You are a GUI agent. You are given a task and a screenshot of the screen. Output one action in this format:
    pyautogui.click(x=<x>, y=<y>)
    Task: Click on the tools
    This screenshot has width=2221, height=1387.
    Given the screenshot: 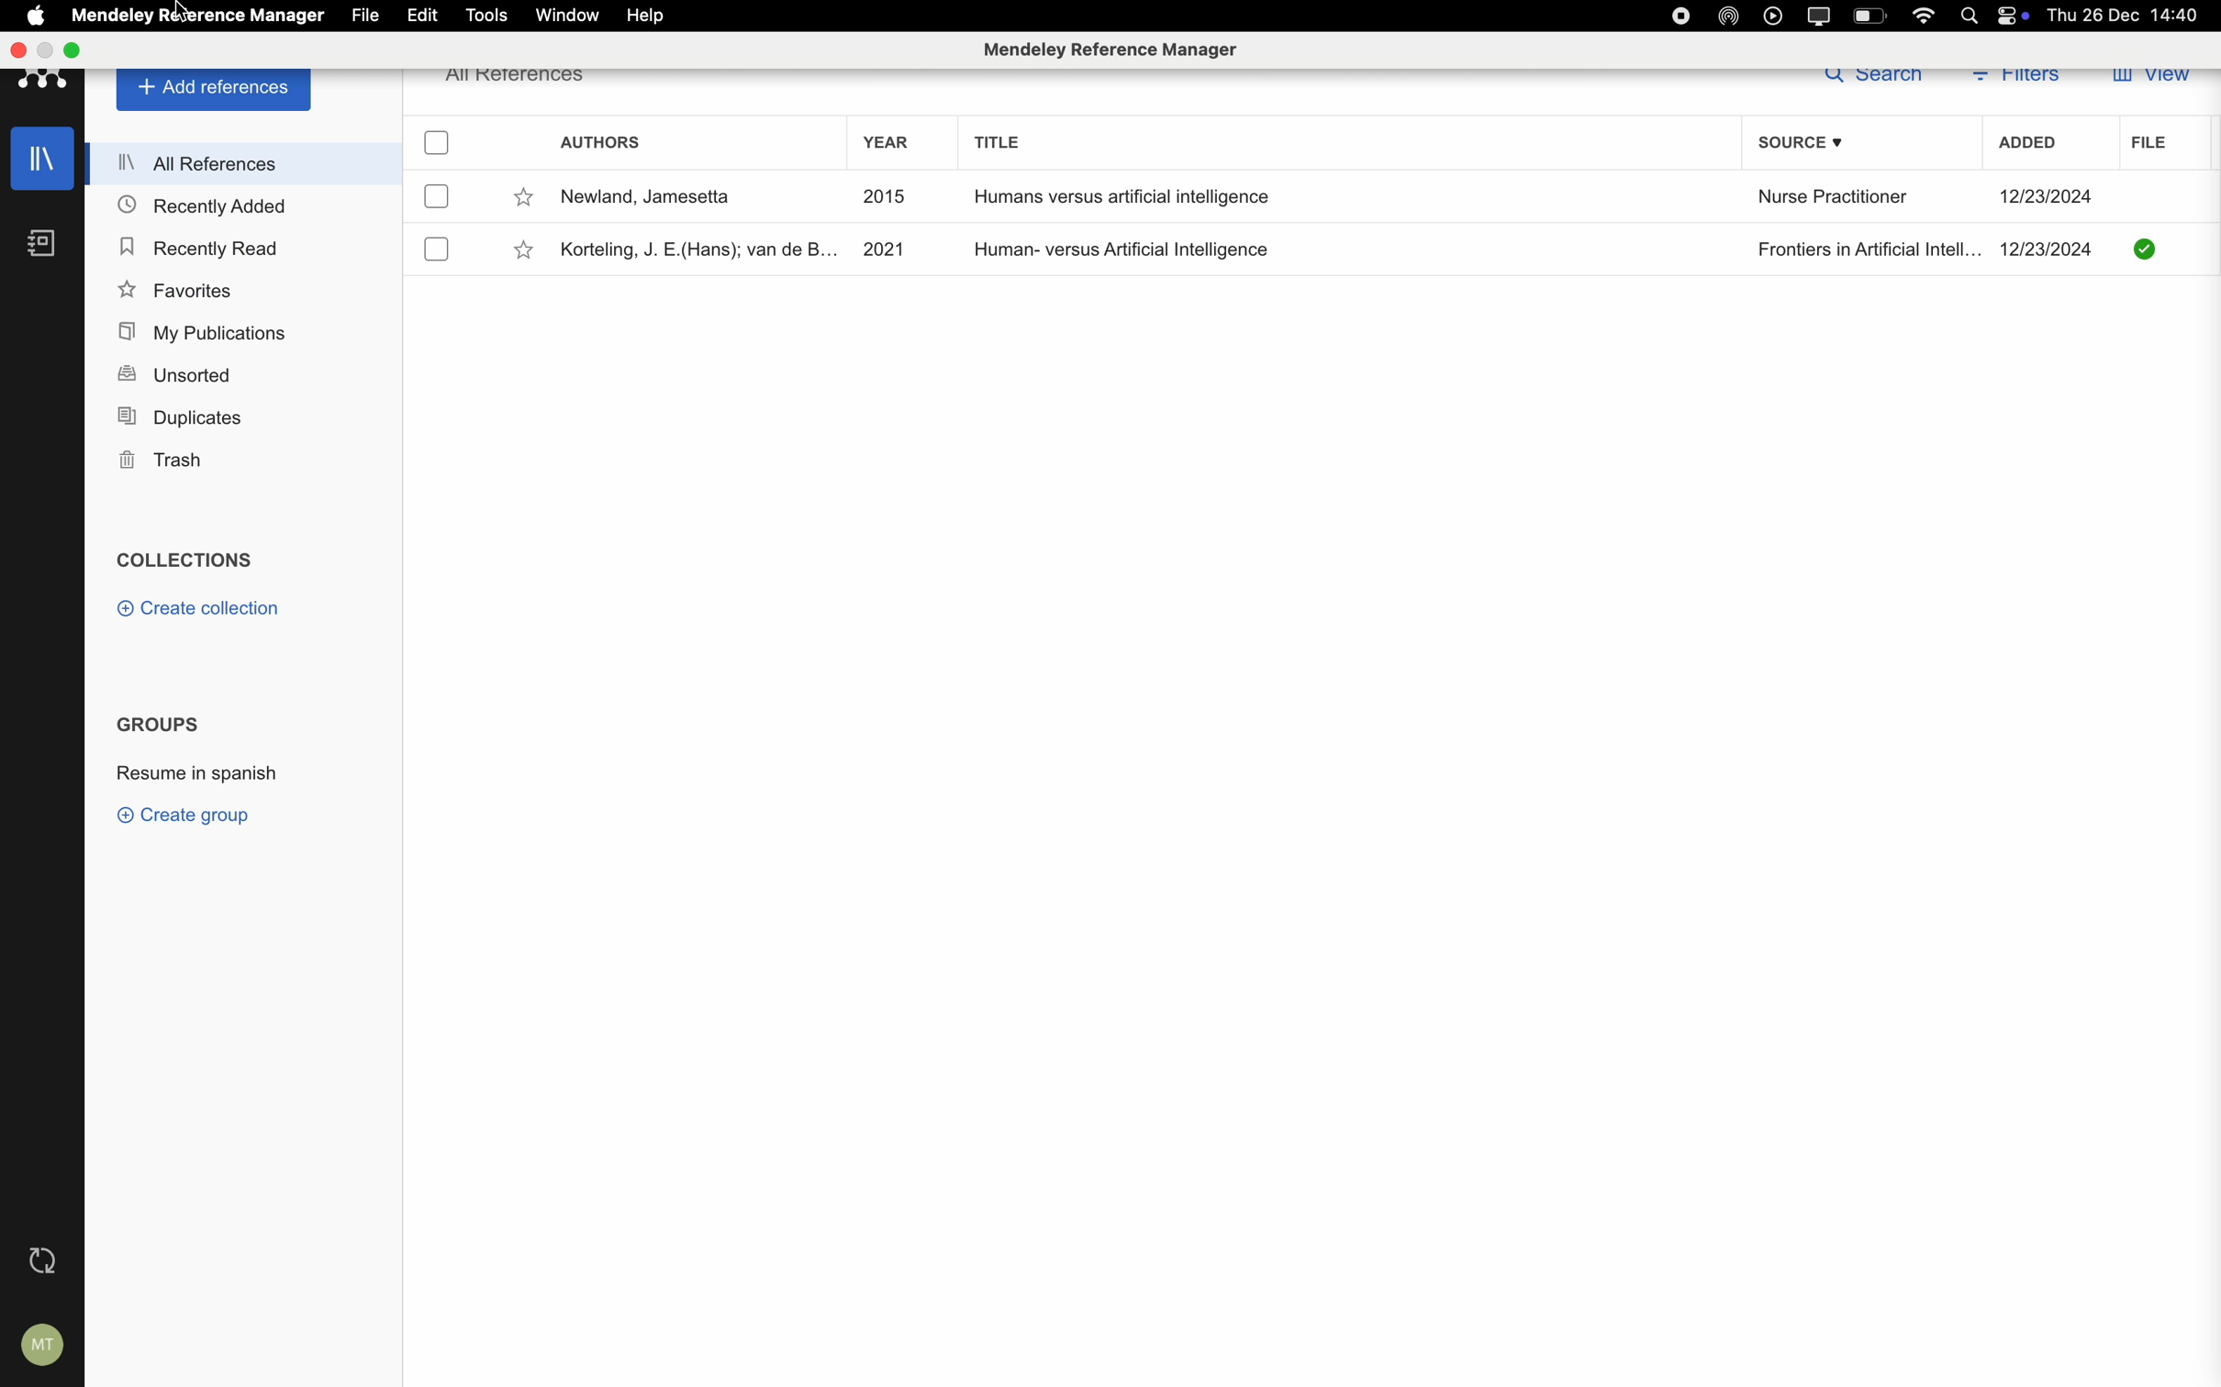 What is the action you would take?
    pyautogui.click(x=485, y=15)
    